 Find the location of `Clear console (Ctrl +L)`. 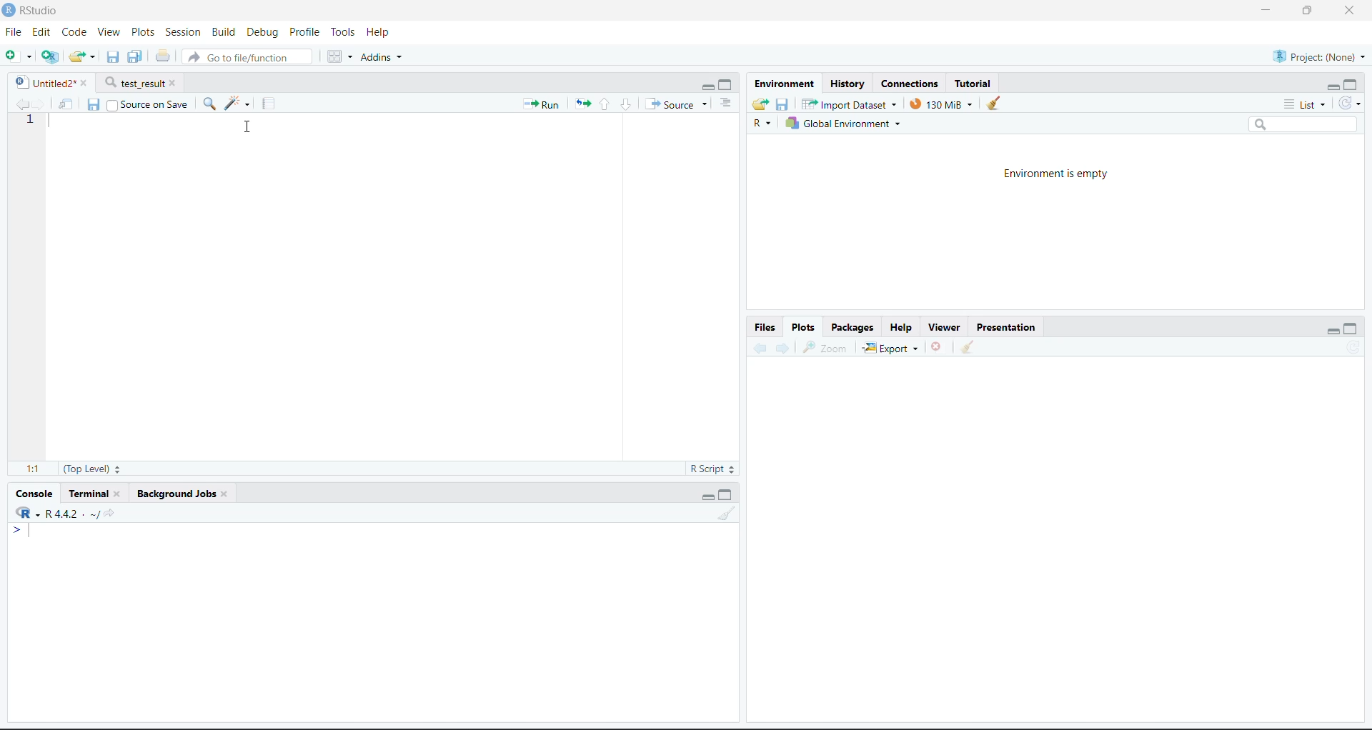

Clear console (Ctrl +L) is located at coordinates (724, 512).